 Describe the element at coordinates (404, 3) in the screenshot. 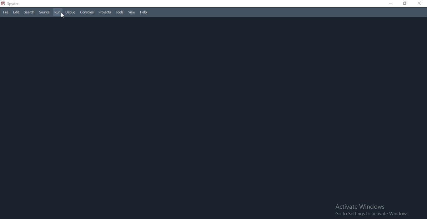

I see `Restore` at that location.